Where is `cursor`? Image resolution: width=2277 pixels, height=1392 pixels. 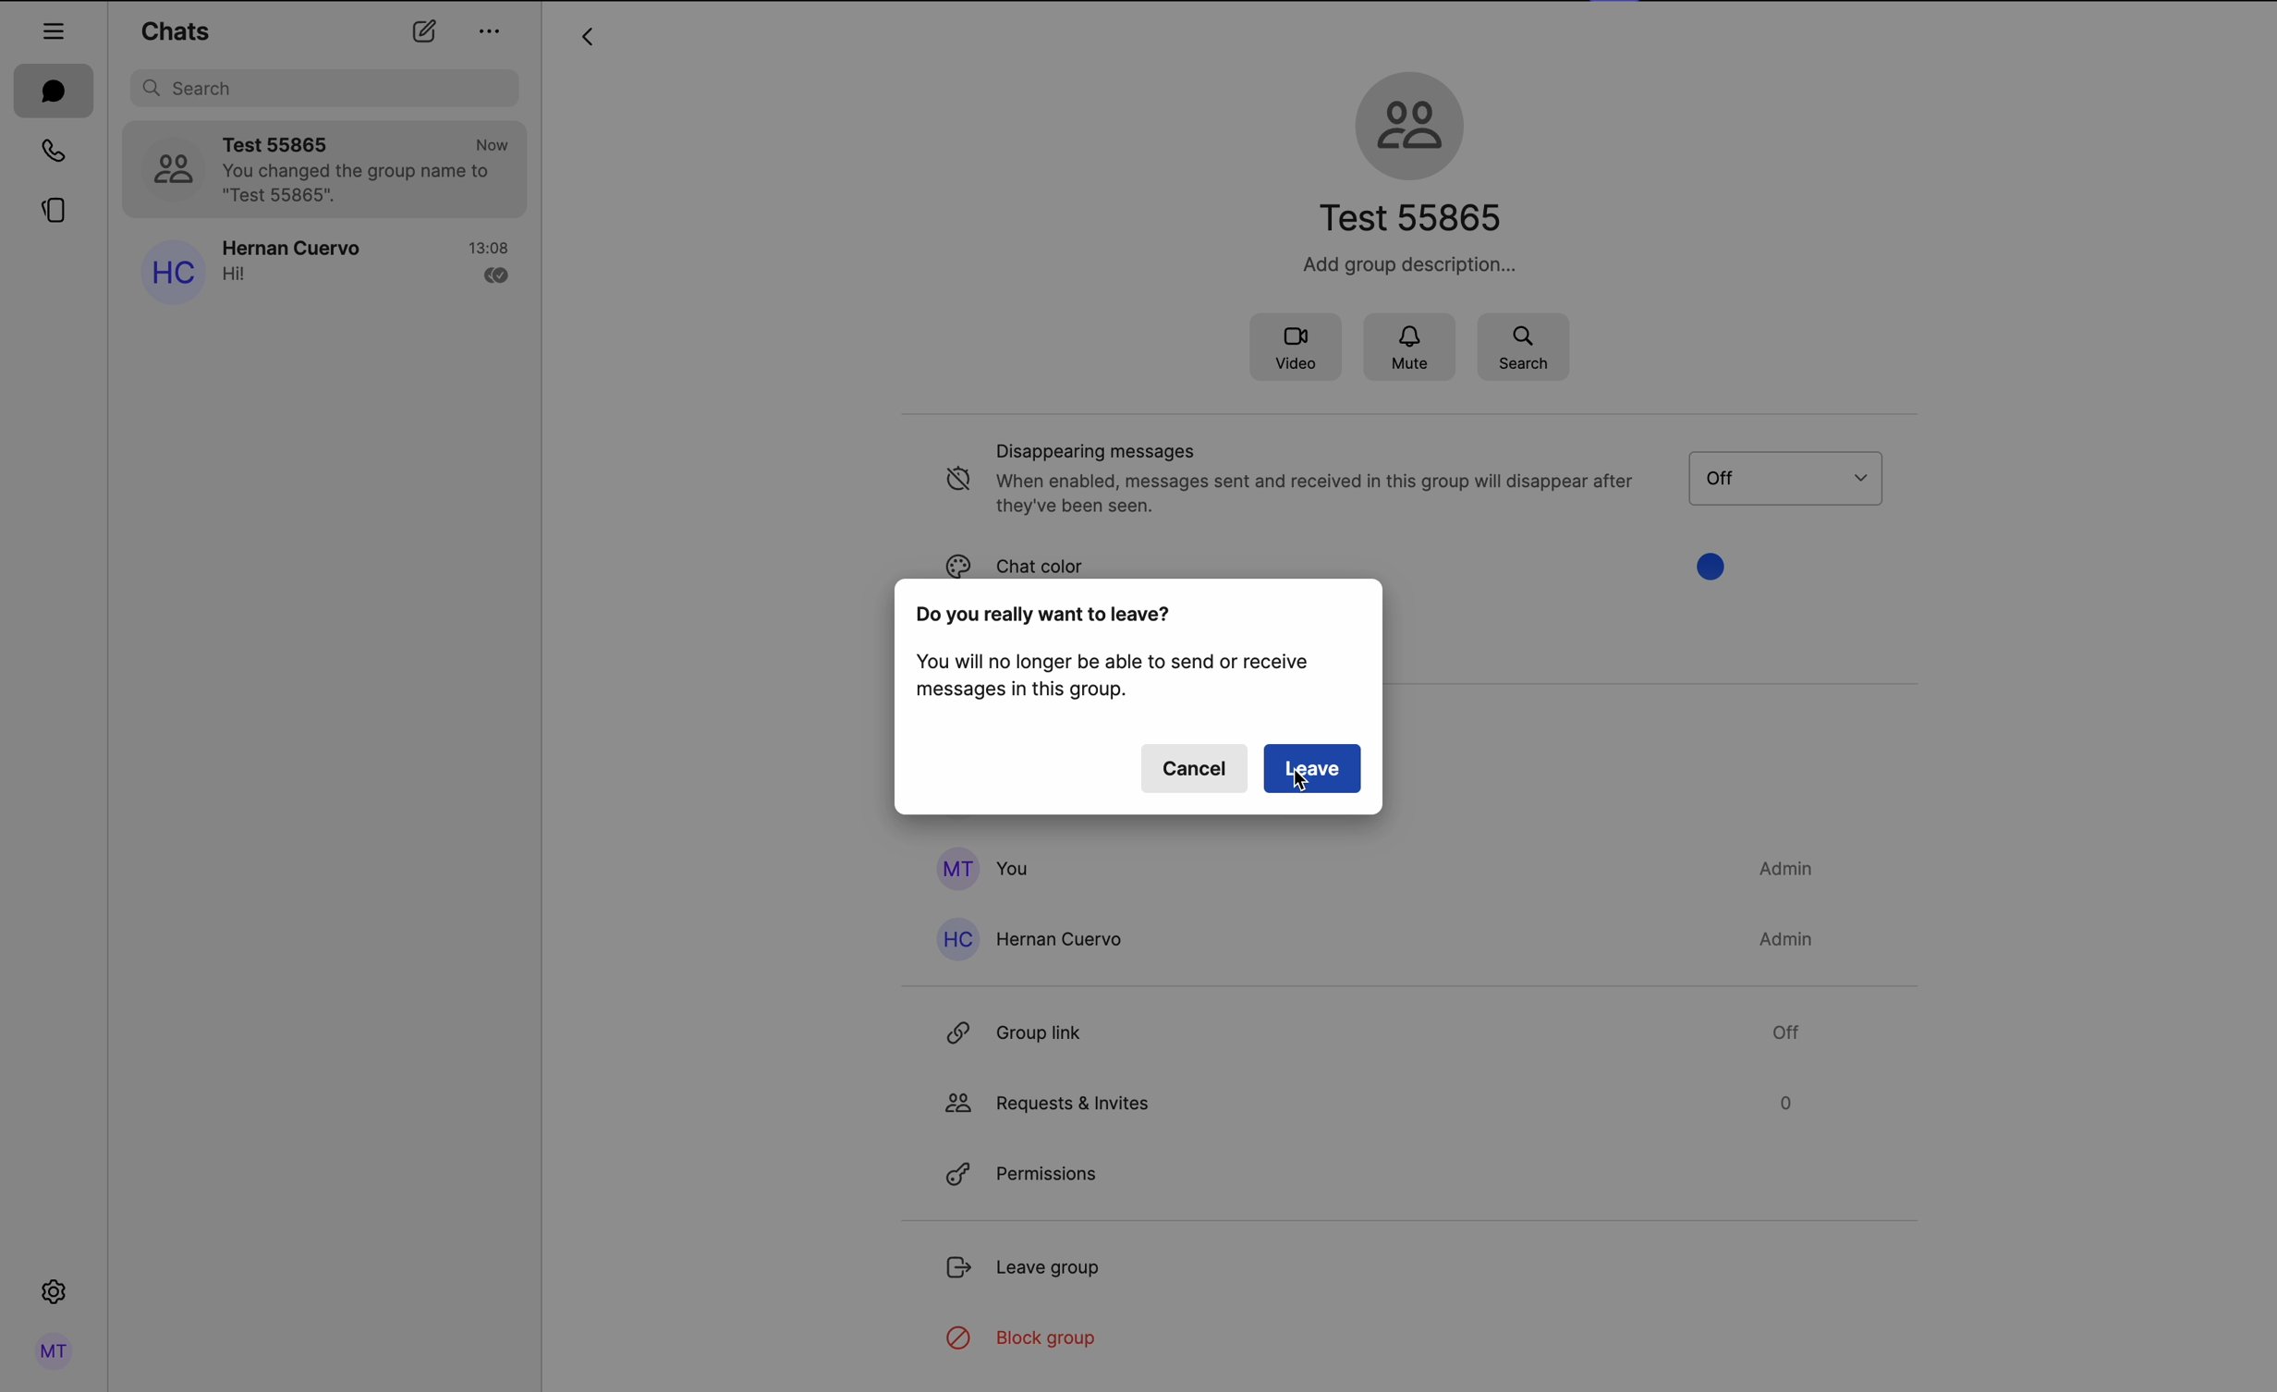 cursor is located at coordinates (1304, 782).